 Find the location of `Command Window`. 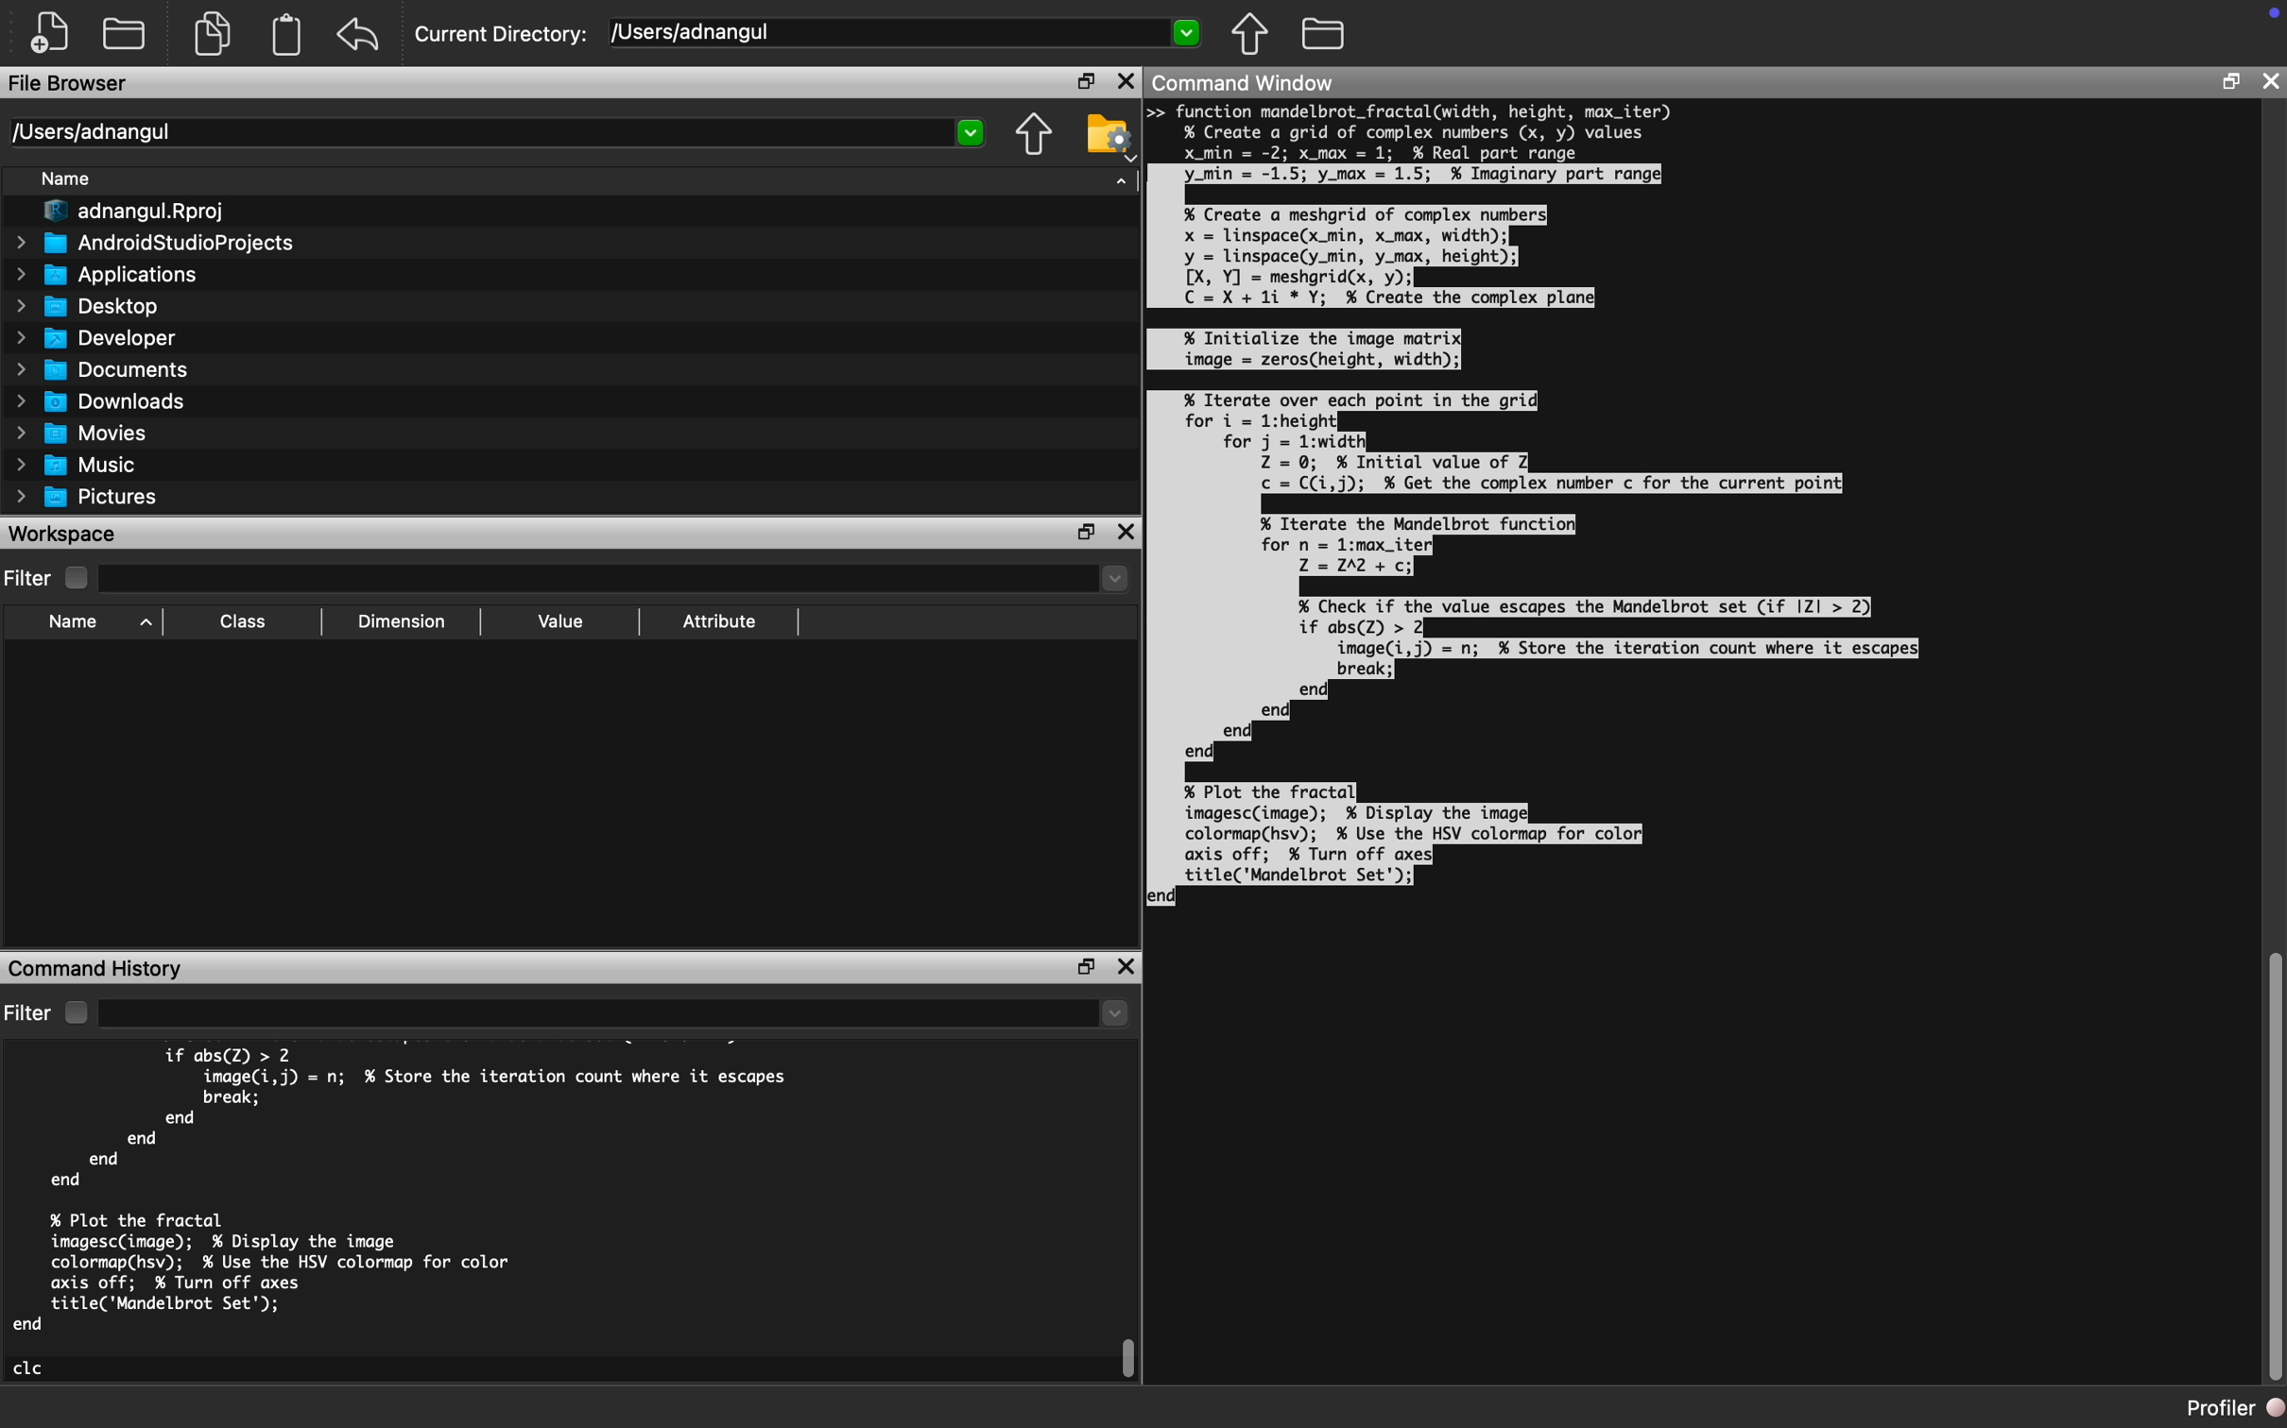

Command Window is located at coordinates (1250, 84).